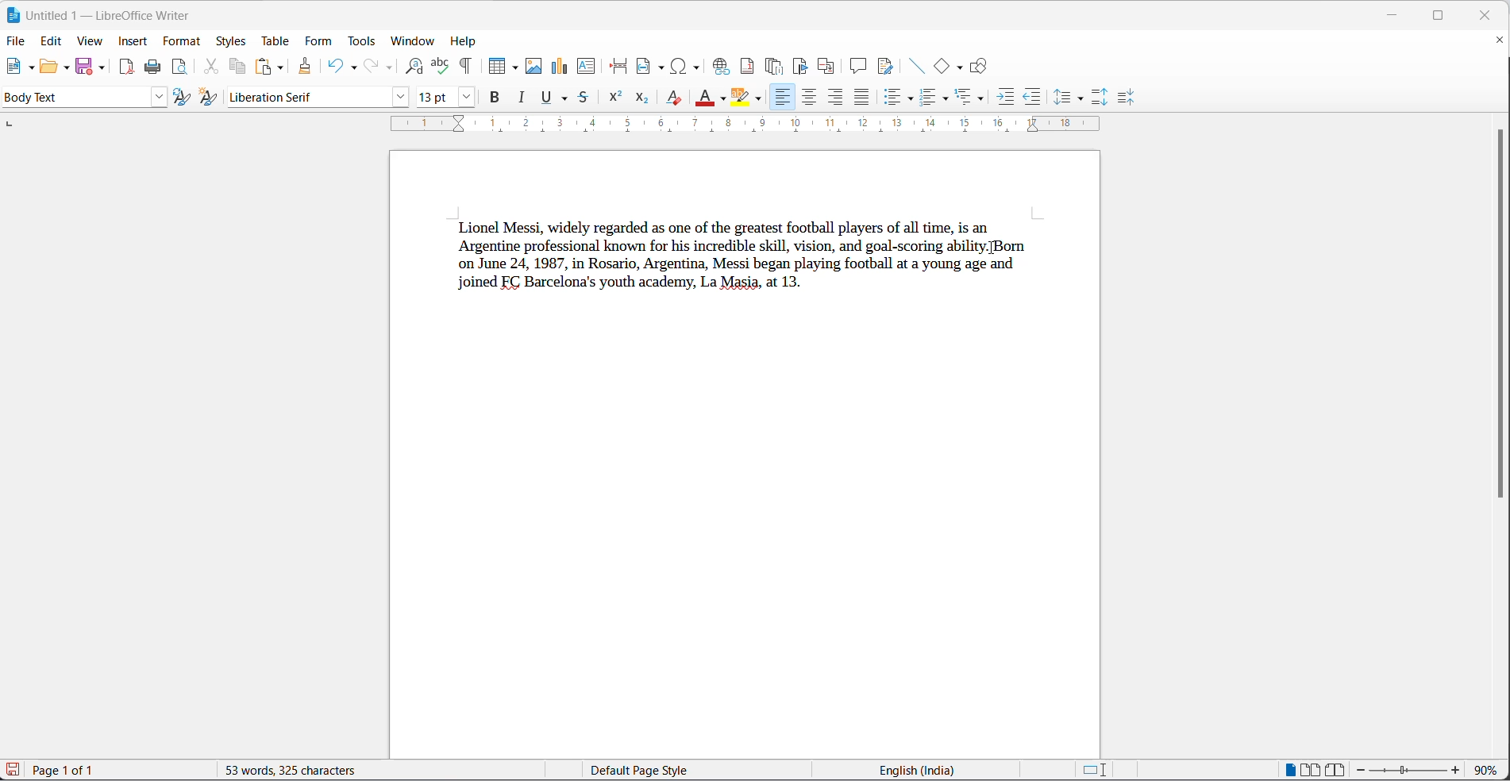  I want to click on justified, so click(863, 97).